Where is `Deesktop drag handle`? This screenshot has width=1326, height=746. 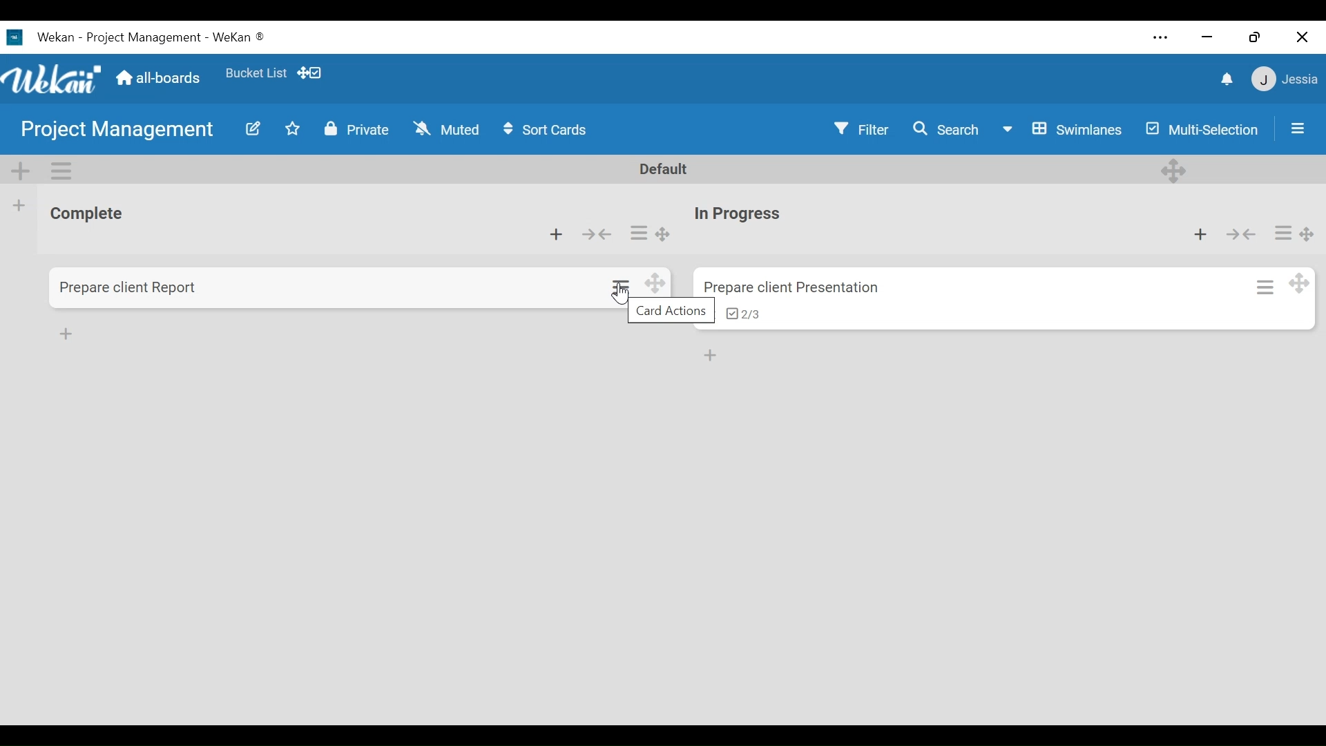
Deesktop drag handle is located at coordinates (1174, 170).